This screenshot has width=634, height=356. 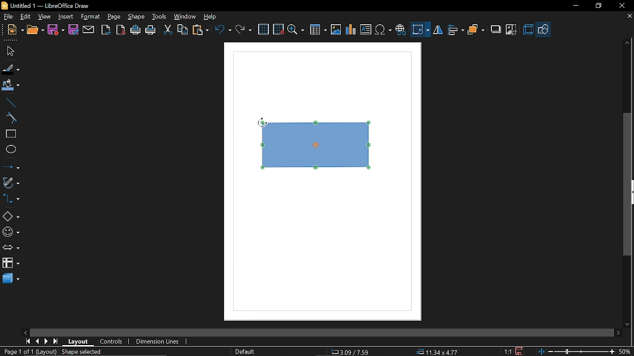 I want to click on 50%, so click(x=625, y=351).